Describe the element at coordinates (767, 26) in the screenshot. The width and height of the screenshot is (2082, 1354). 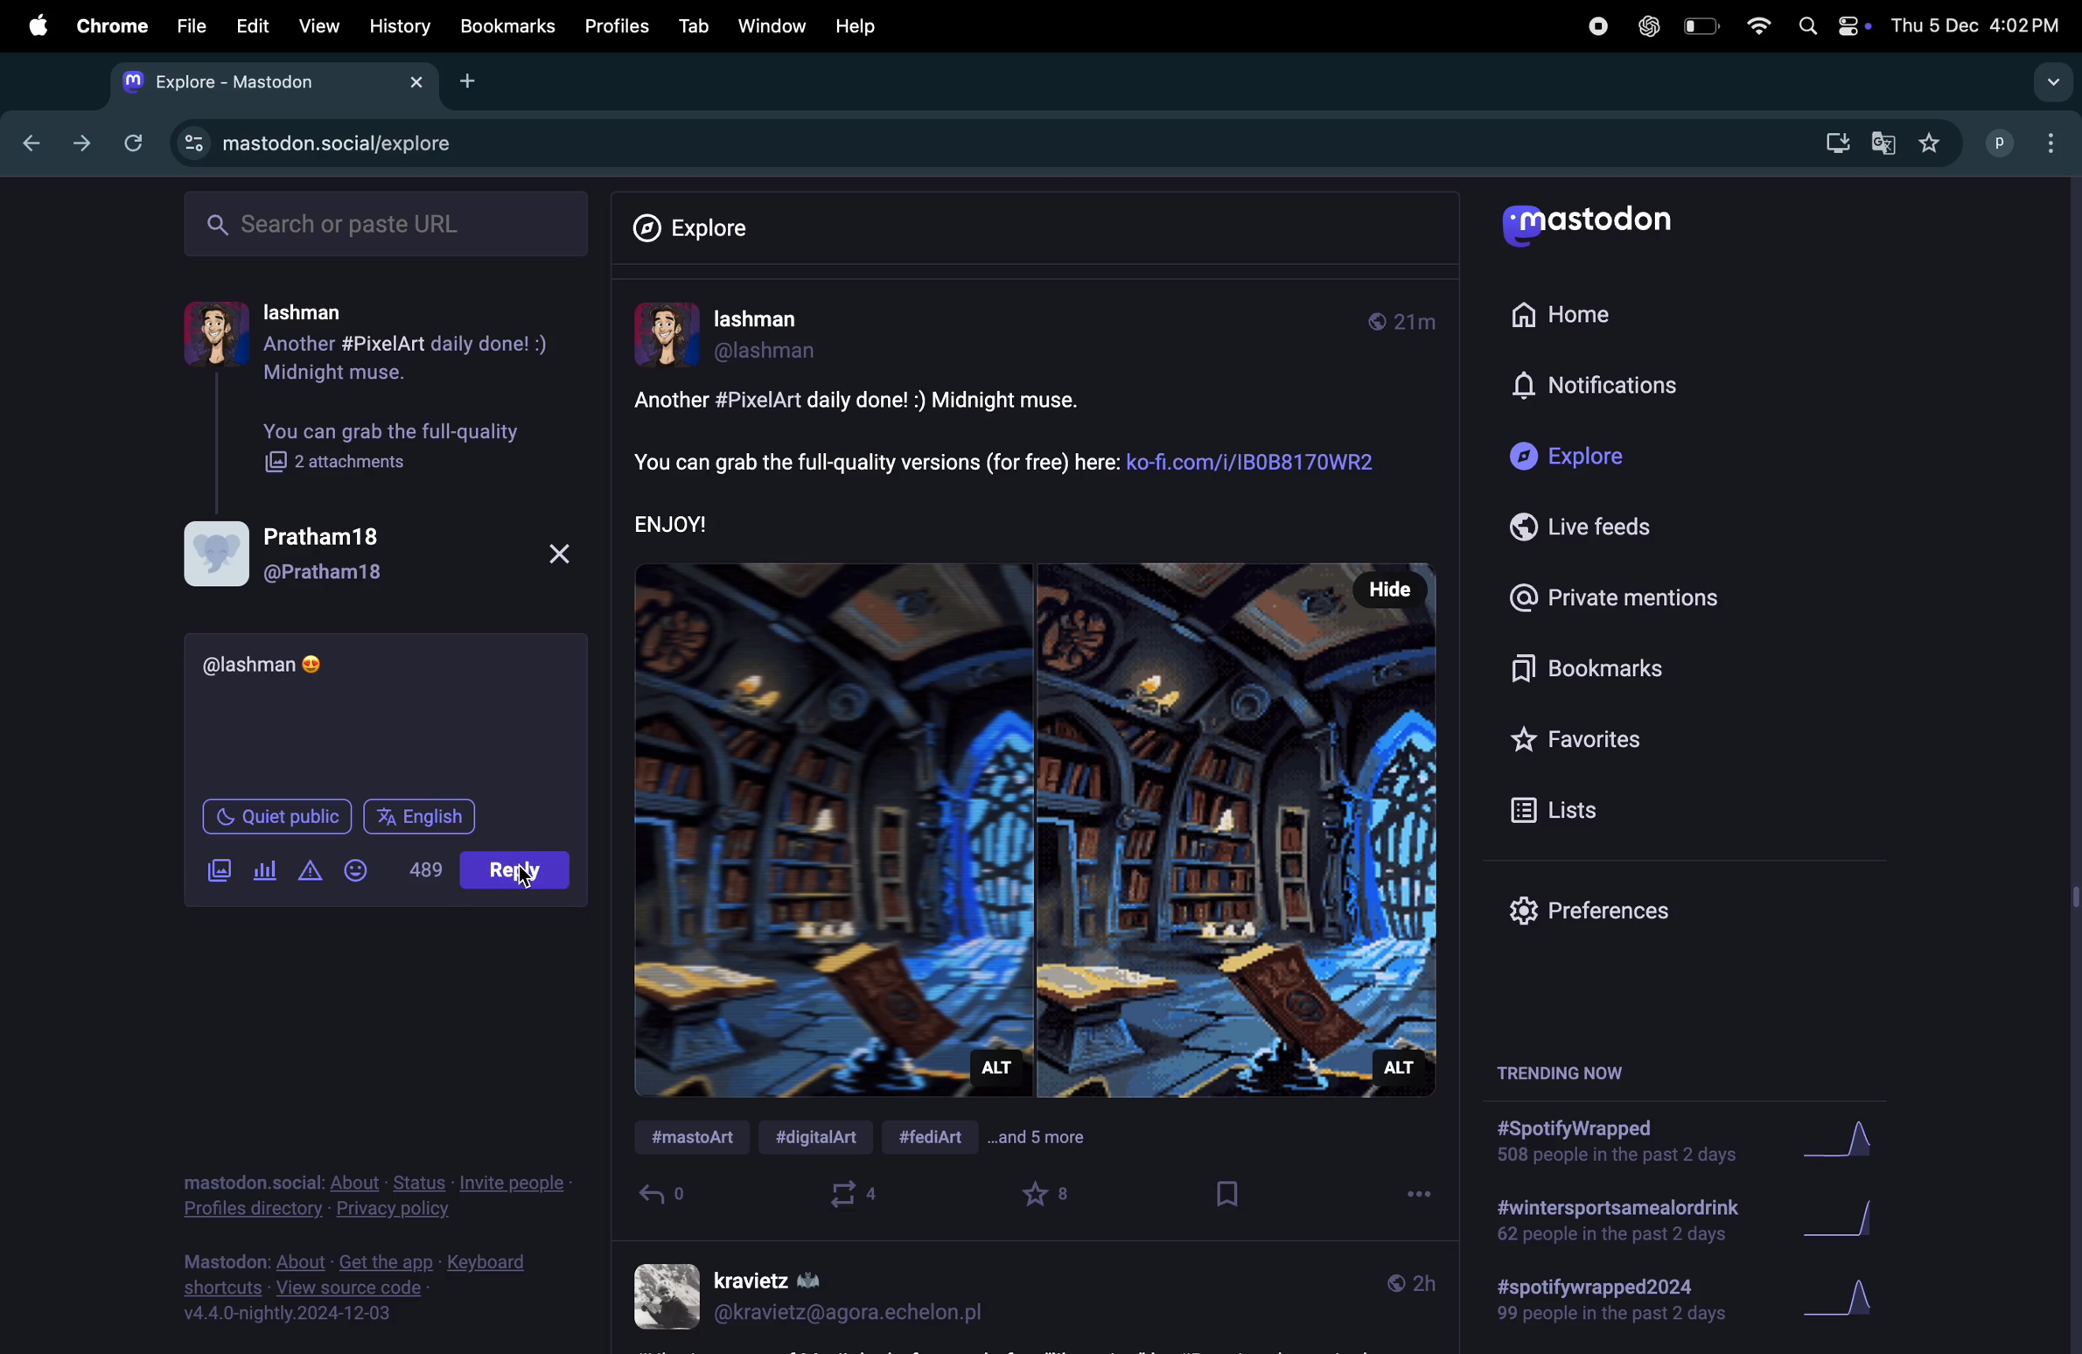
I see `Window` at that location.